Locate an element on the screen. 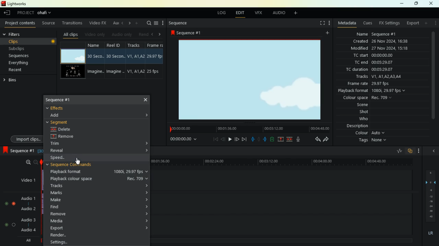  edit is located at coordinates (242, 14).